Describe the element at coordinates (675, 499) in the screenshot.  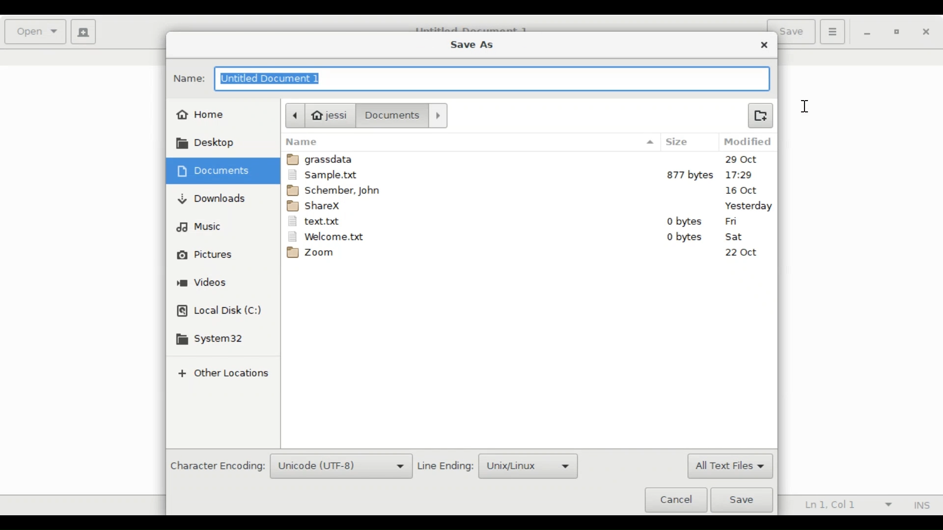
I see `Cancel` at that location.